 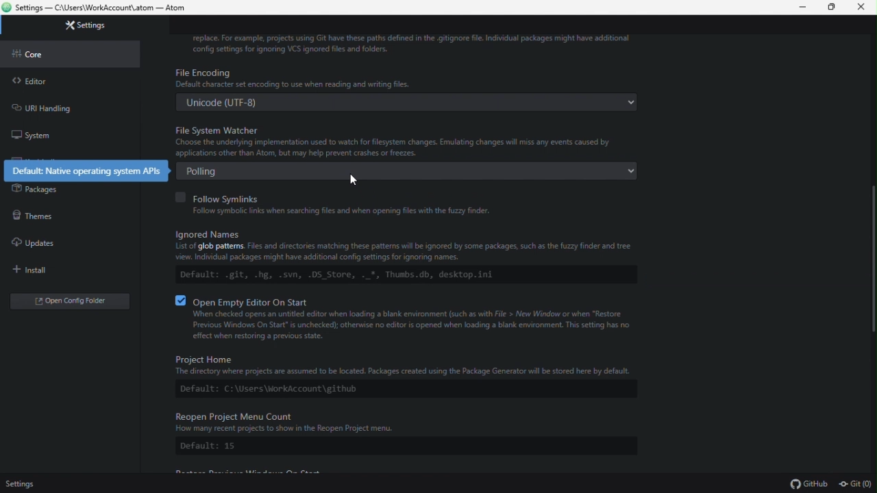 What do you see at coordinates (272, 390) in the screenshot?
I see `Default: C:\Users\WorkAccount\github` at bounding box center [272, 390].